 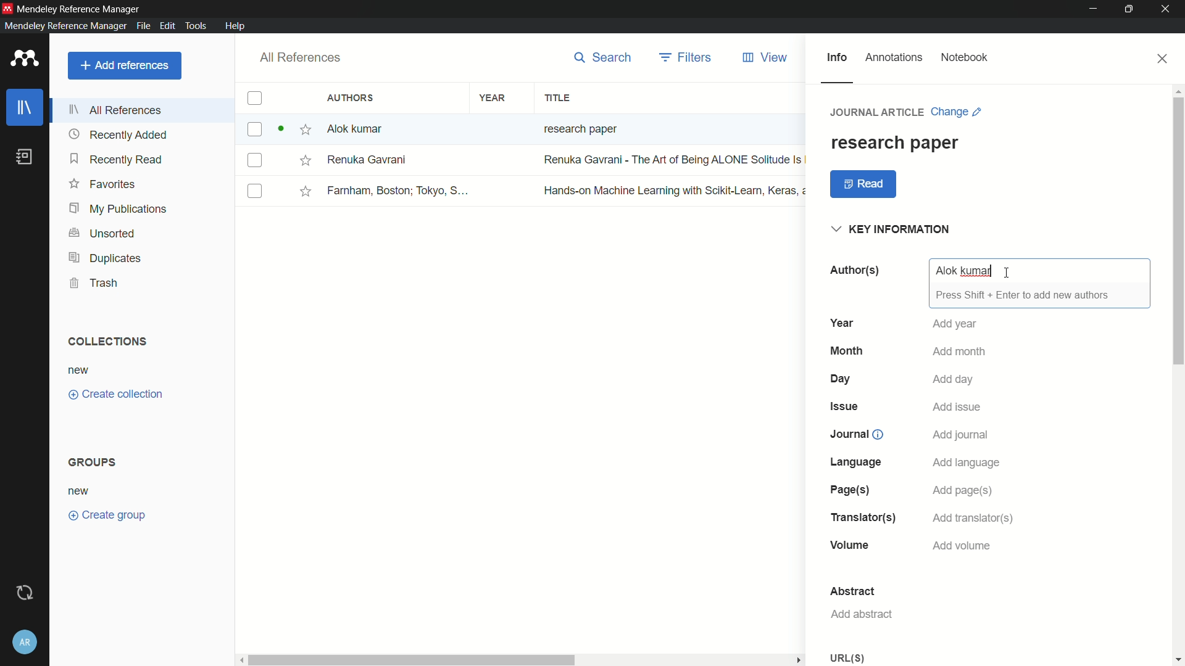 I want to click on groups, so click(x=94, y=461).